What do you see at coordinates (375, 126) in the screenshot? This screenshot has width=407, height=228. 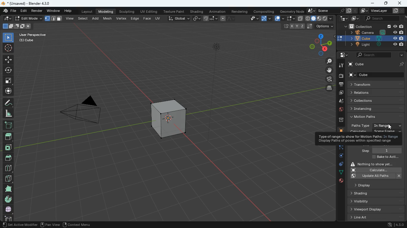 I see `paths type` at bounding box center [375, 126].